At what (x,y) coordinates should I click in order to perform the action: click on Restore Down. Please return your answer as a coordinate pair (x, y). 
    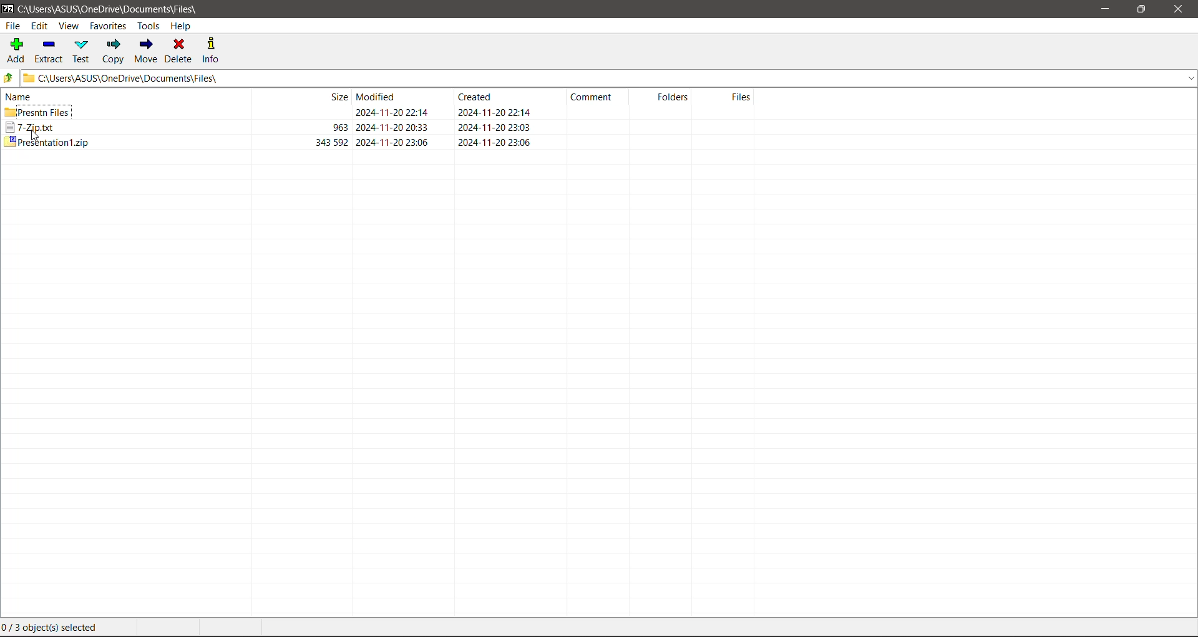
    Looking at the image, I should click on (1142, 9).